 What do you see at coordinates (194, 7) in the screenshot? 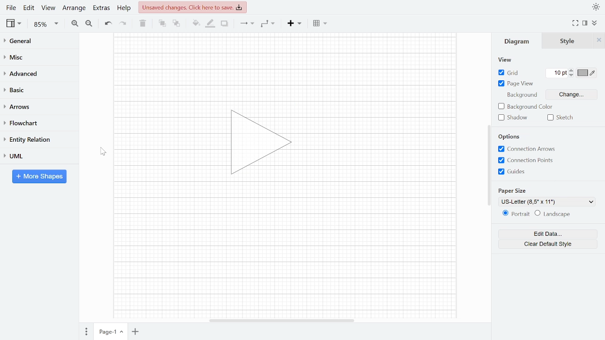
I see `Unsaved changes. Click here to save` at bounding box center [194, 7].